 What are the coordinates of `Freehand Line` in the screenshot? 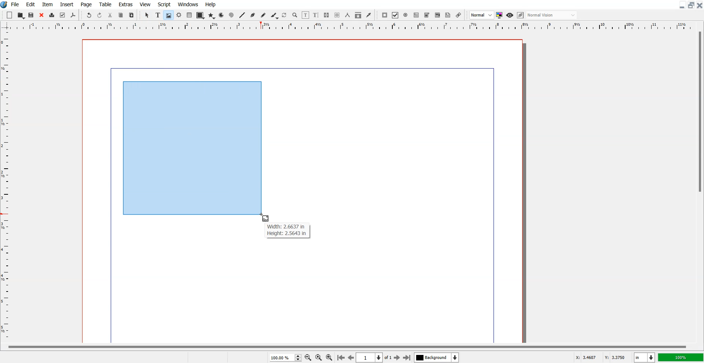 It's located at (263, 15).